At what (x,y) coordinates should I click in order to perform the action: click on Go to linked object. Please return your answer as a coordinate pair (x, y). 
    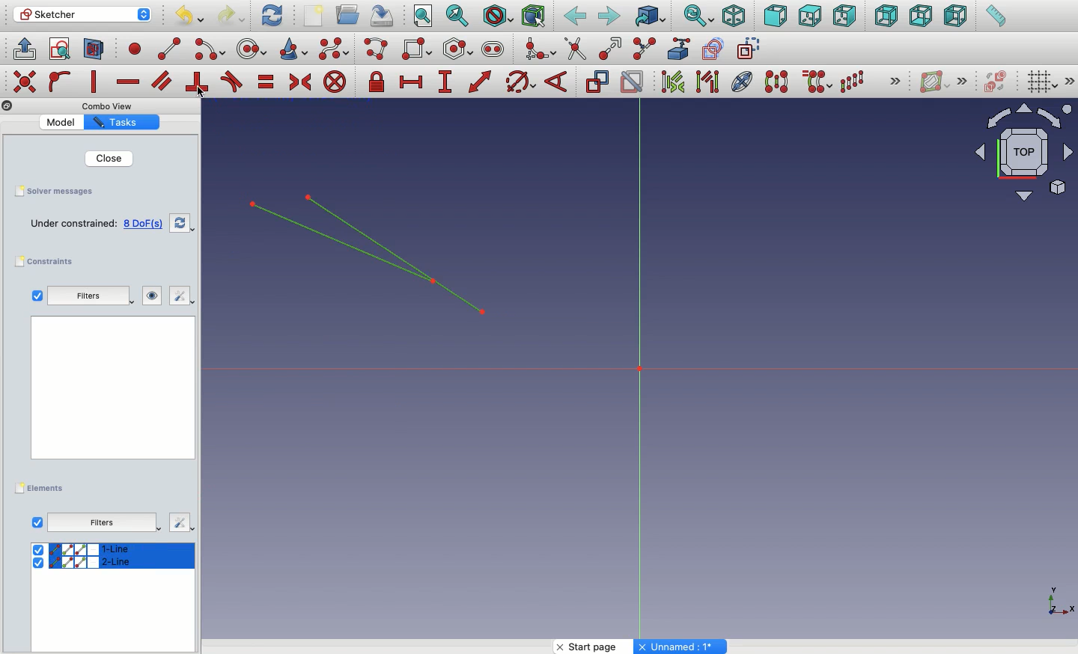
    Looking at the image, I should click on (650, 16).